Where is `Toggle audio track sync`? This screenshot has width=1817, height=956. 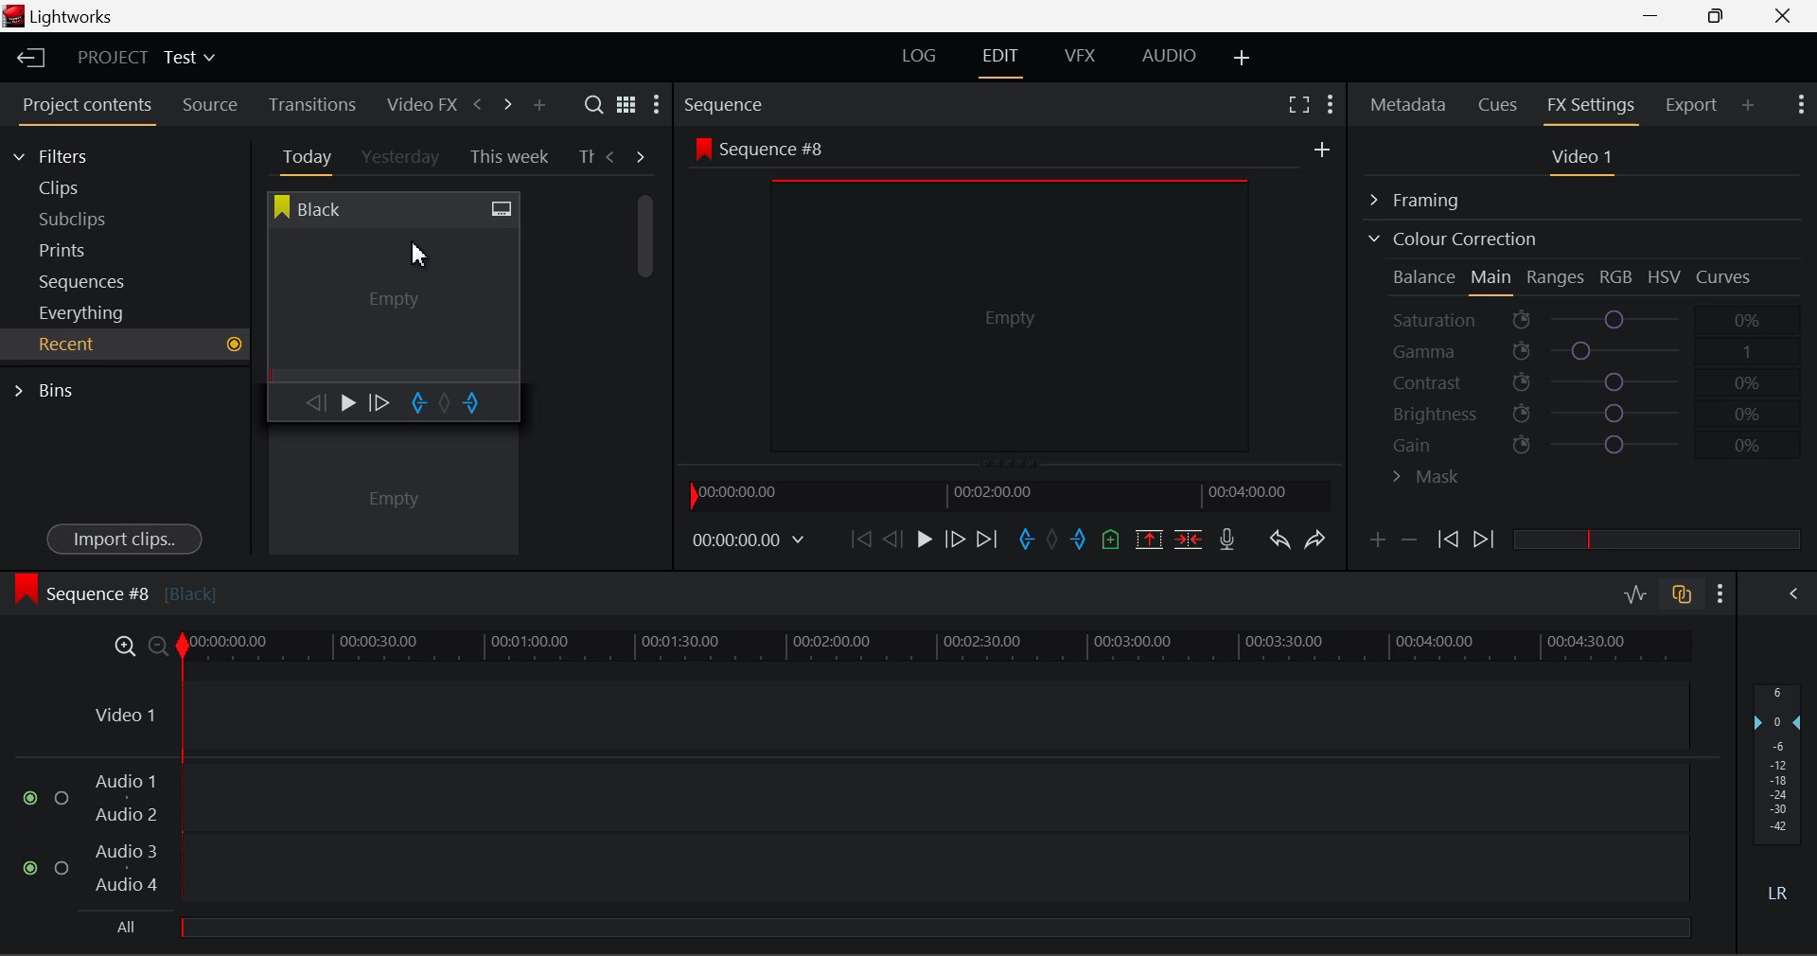
Toggle audio track sync is located at coordinates (1683, 593).